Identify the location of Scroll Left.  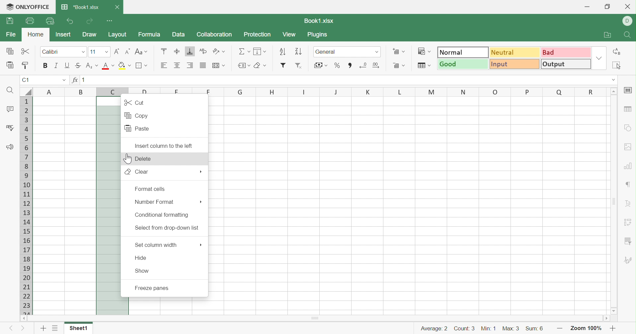
(24, 318).